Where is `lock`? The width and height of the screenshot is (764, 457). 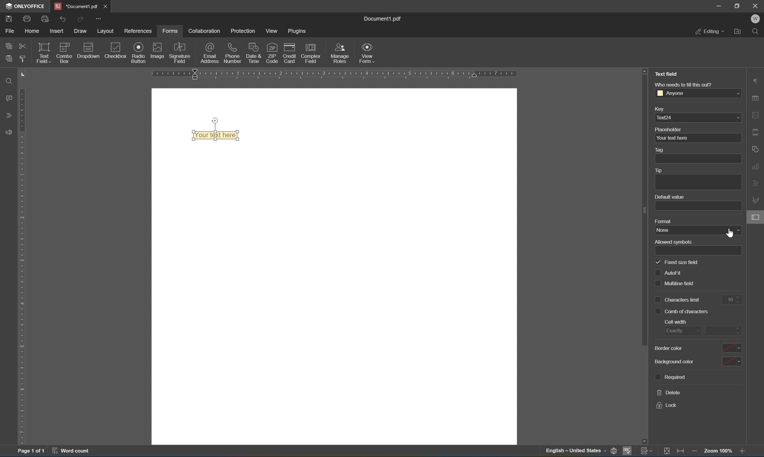
lock is located at coordinates (667, 406).